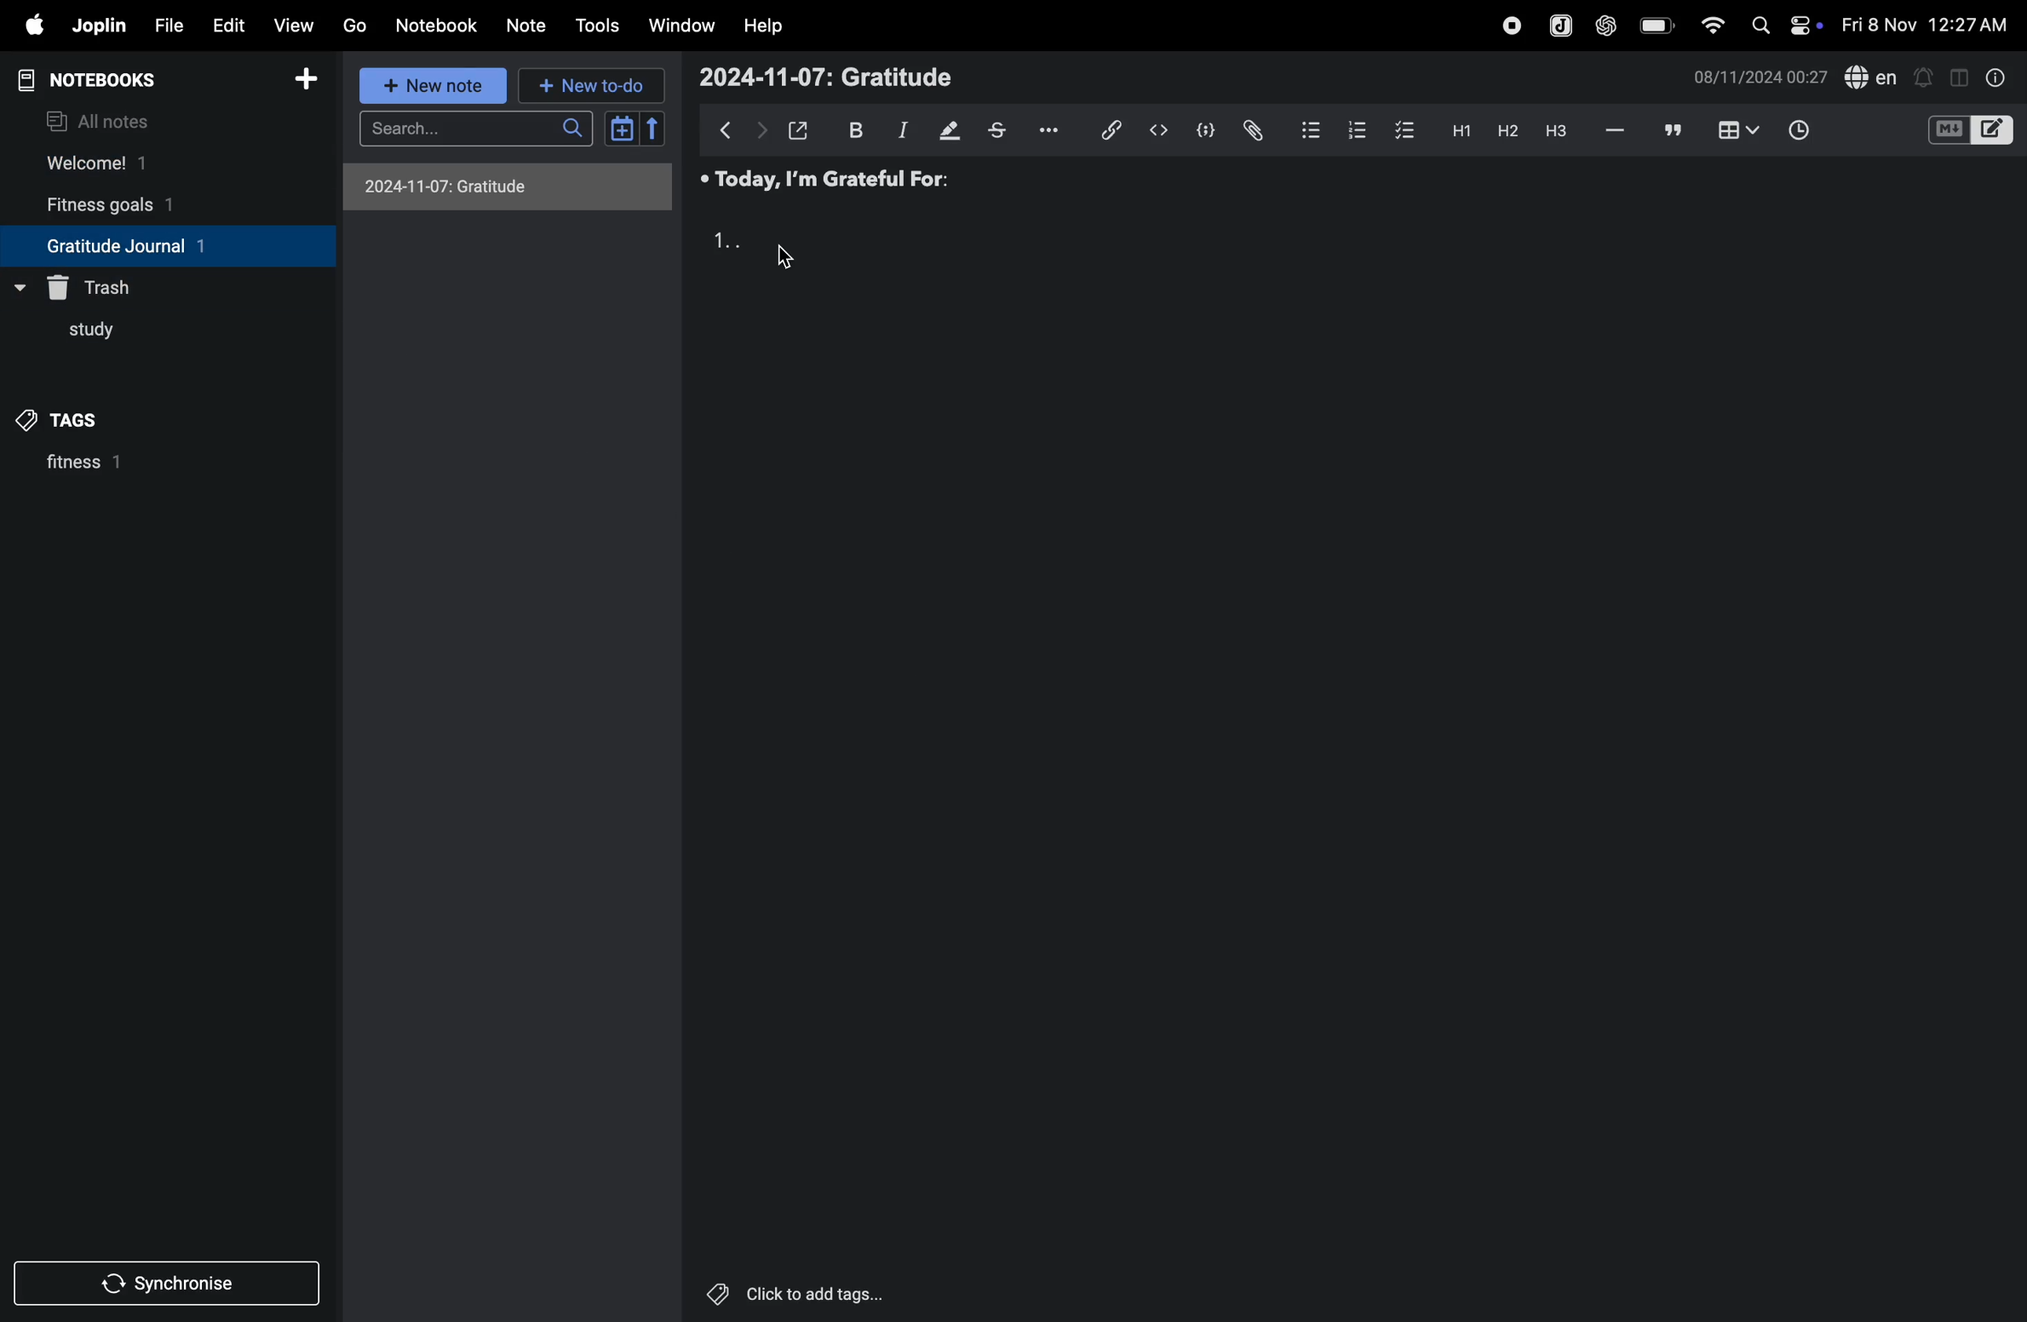  Describe the element at coordinates (787, 1290) in the screenshot. I see `click to add tags` at that location.